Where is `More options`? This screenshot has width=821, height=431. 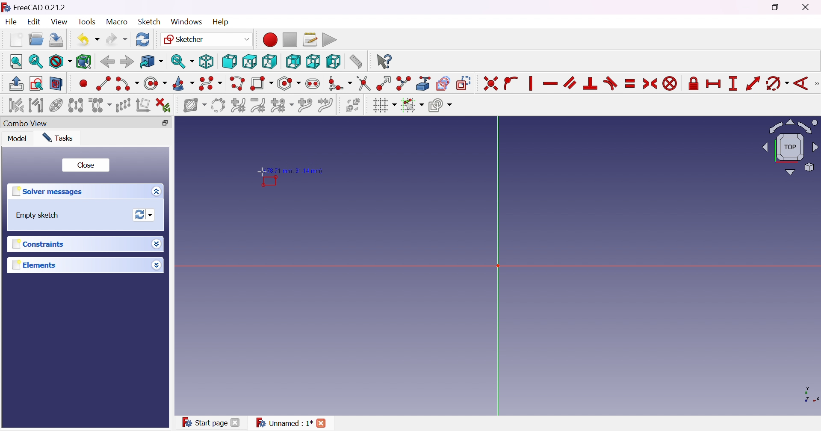 More options is located at coordinates (156, 265).